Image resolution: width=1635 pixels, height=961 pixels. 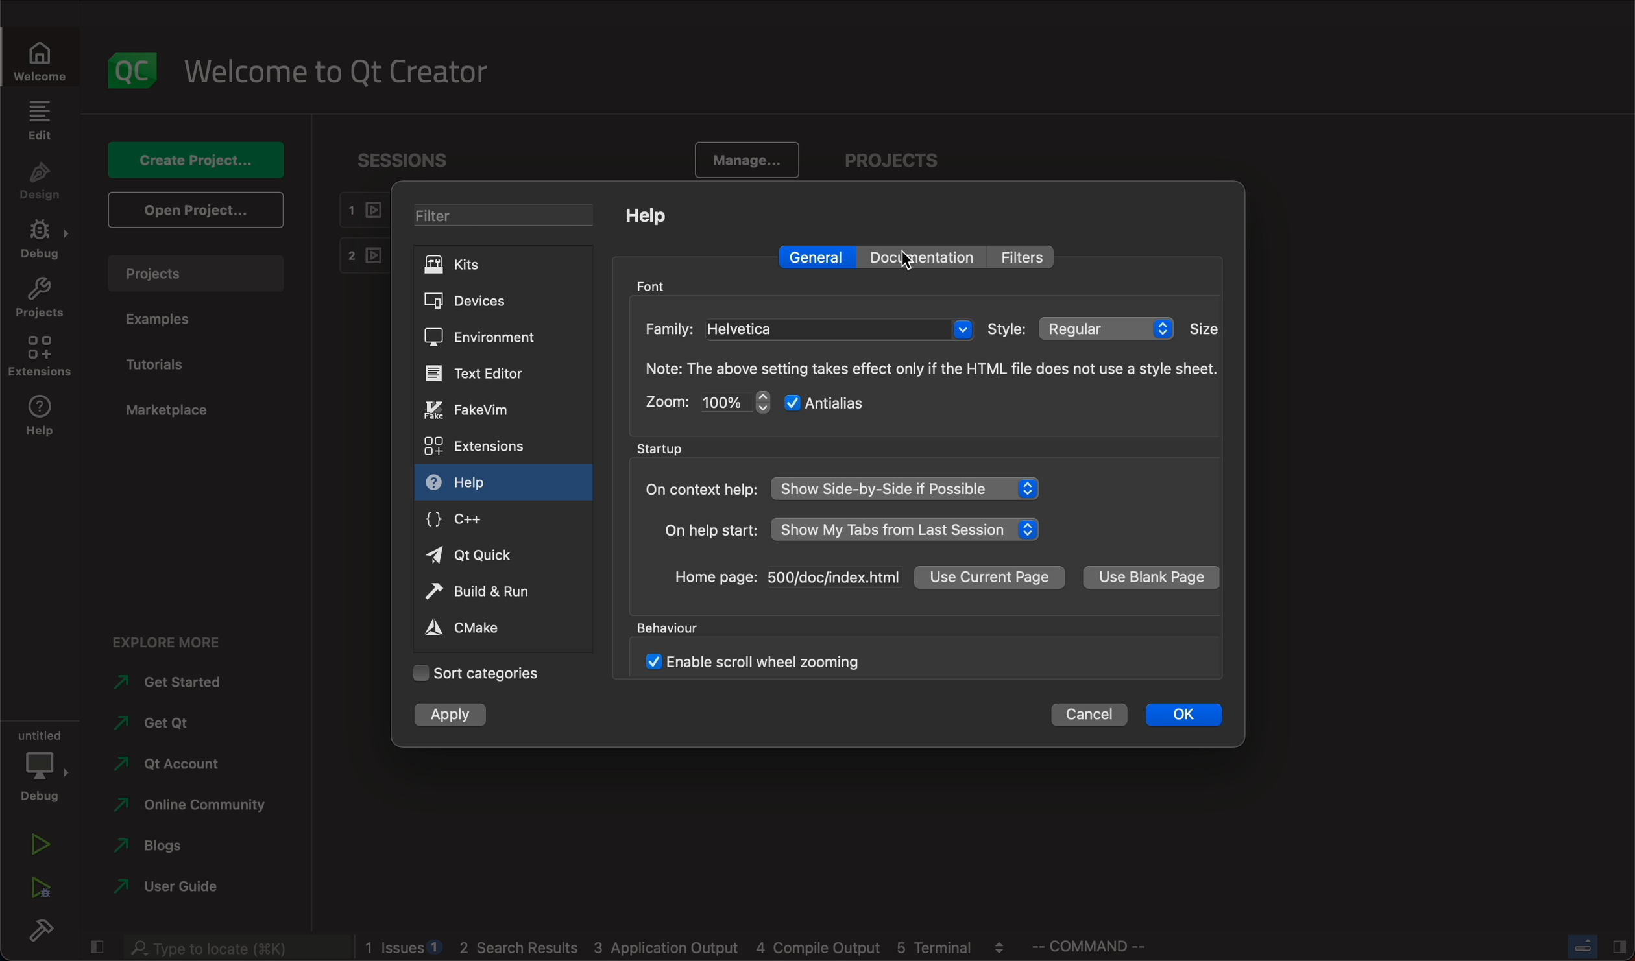 What do you see at coordinates (928, 368) in the screenshot?
I see `note` at bounding box center [928, 368].